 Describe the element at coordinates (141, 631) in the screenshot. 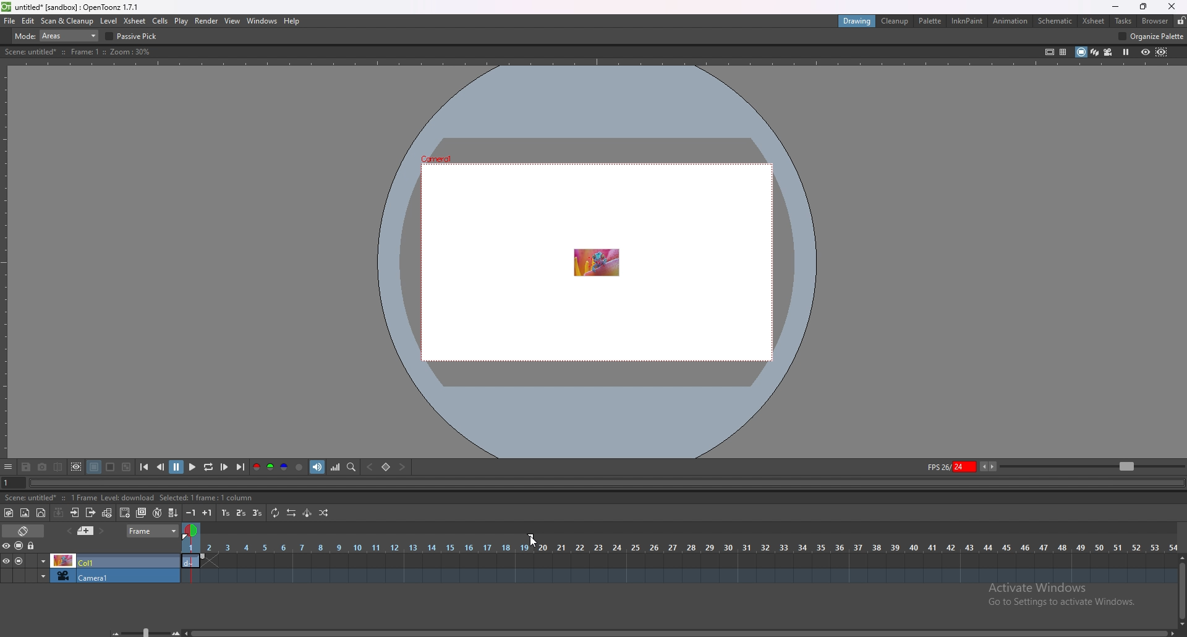

I see `zoom` at that location.